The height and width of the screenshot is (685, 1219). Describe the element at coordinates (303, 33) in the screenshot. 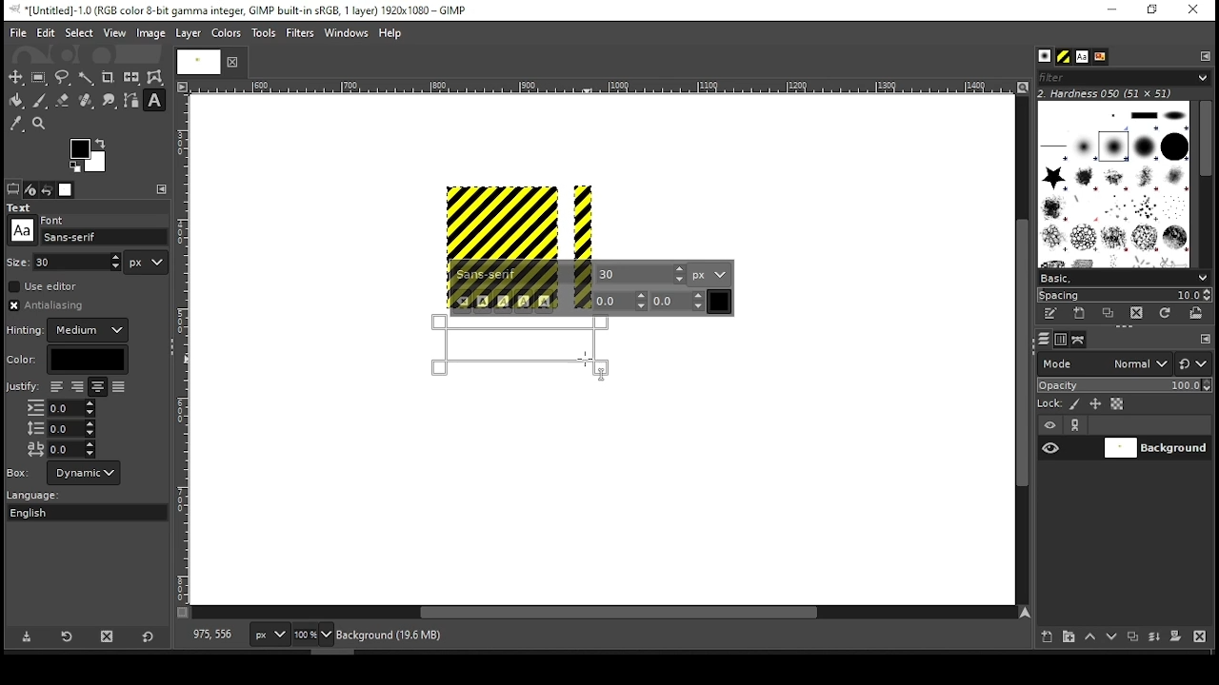

I see `filters` at that location.